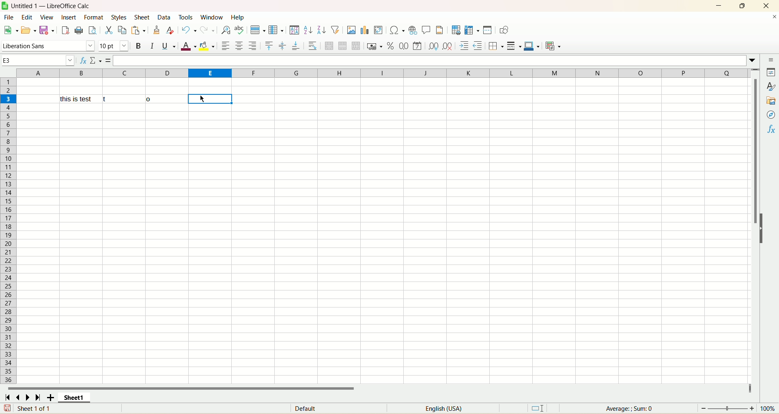  I want to click on open, so click(27, 31).